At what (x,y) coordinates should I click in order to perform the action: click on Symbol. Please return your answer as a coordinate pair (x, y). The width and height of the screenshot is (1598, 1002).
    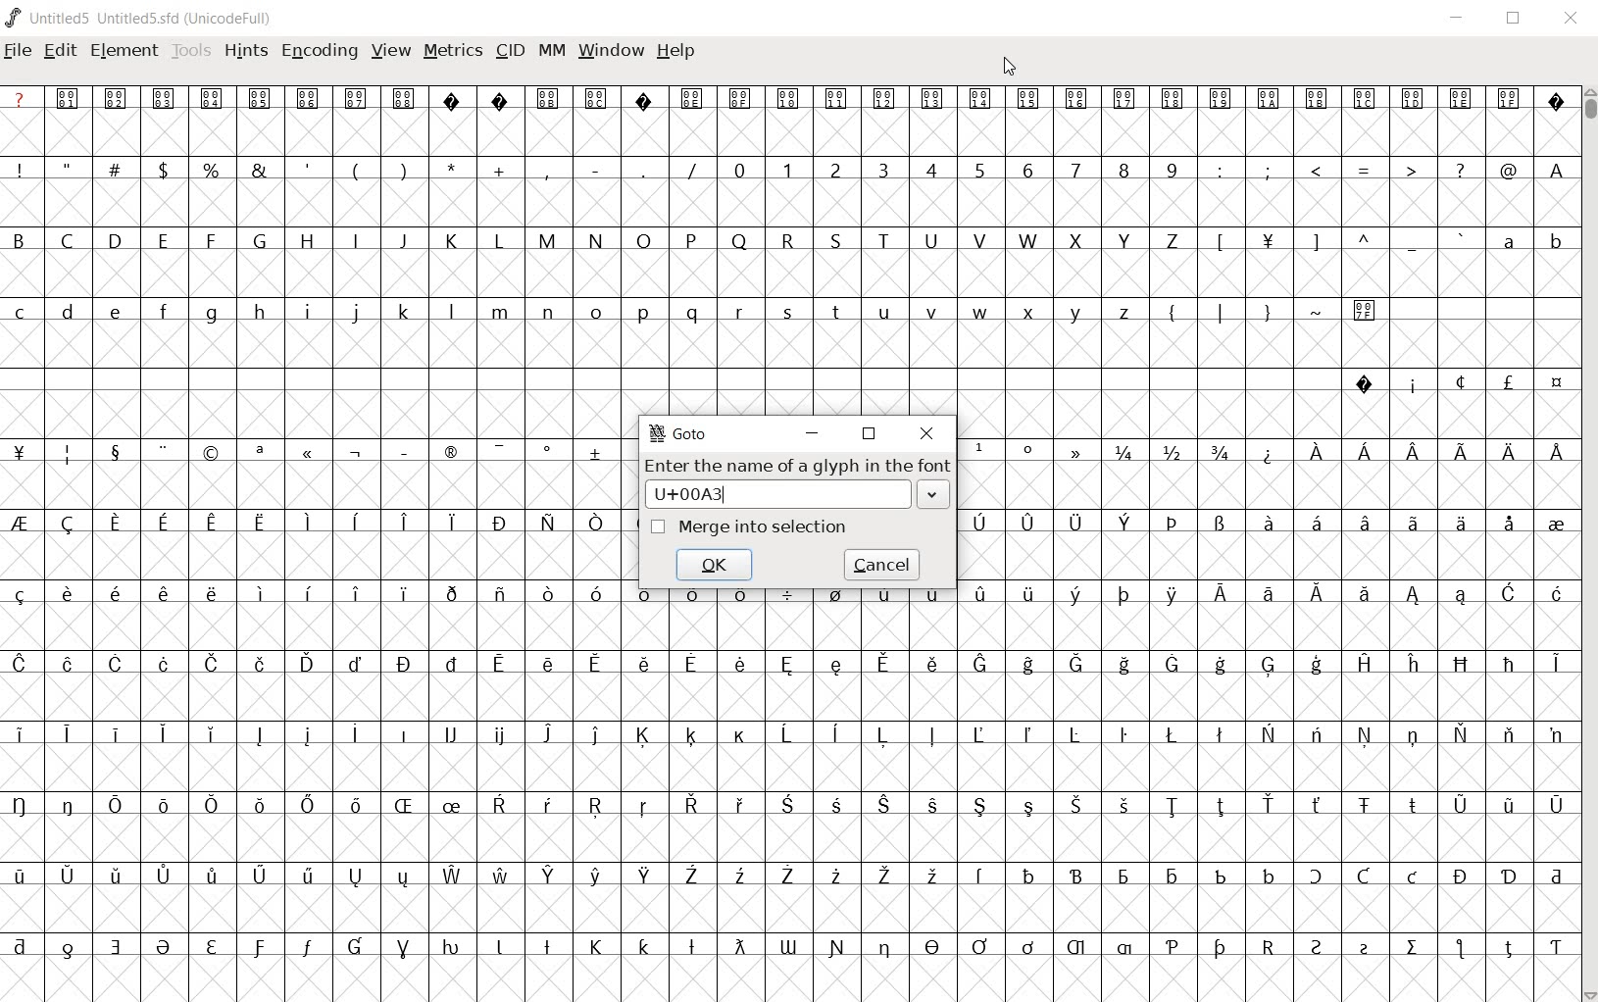
    Looking at the image, I should click on (1124, 665).